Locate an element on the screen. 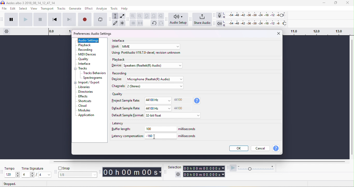 The width and height of the screenshot is (354, 187). trim outside slection is located at coordinates (134, 24).